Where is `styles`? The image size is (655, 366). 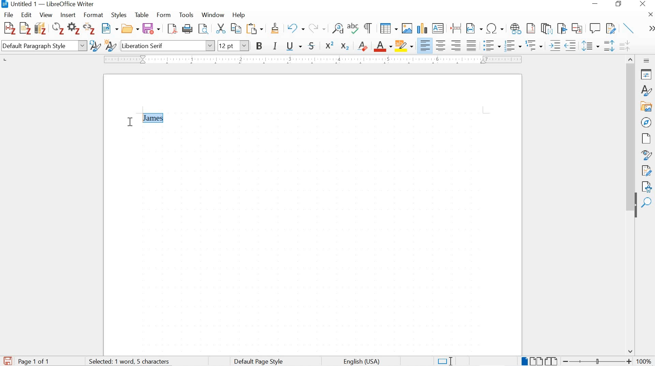
styles is located at coordinates (120, 16).